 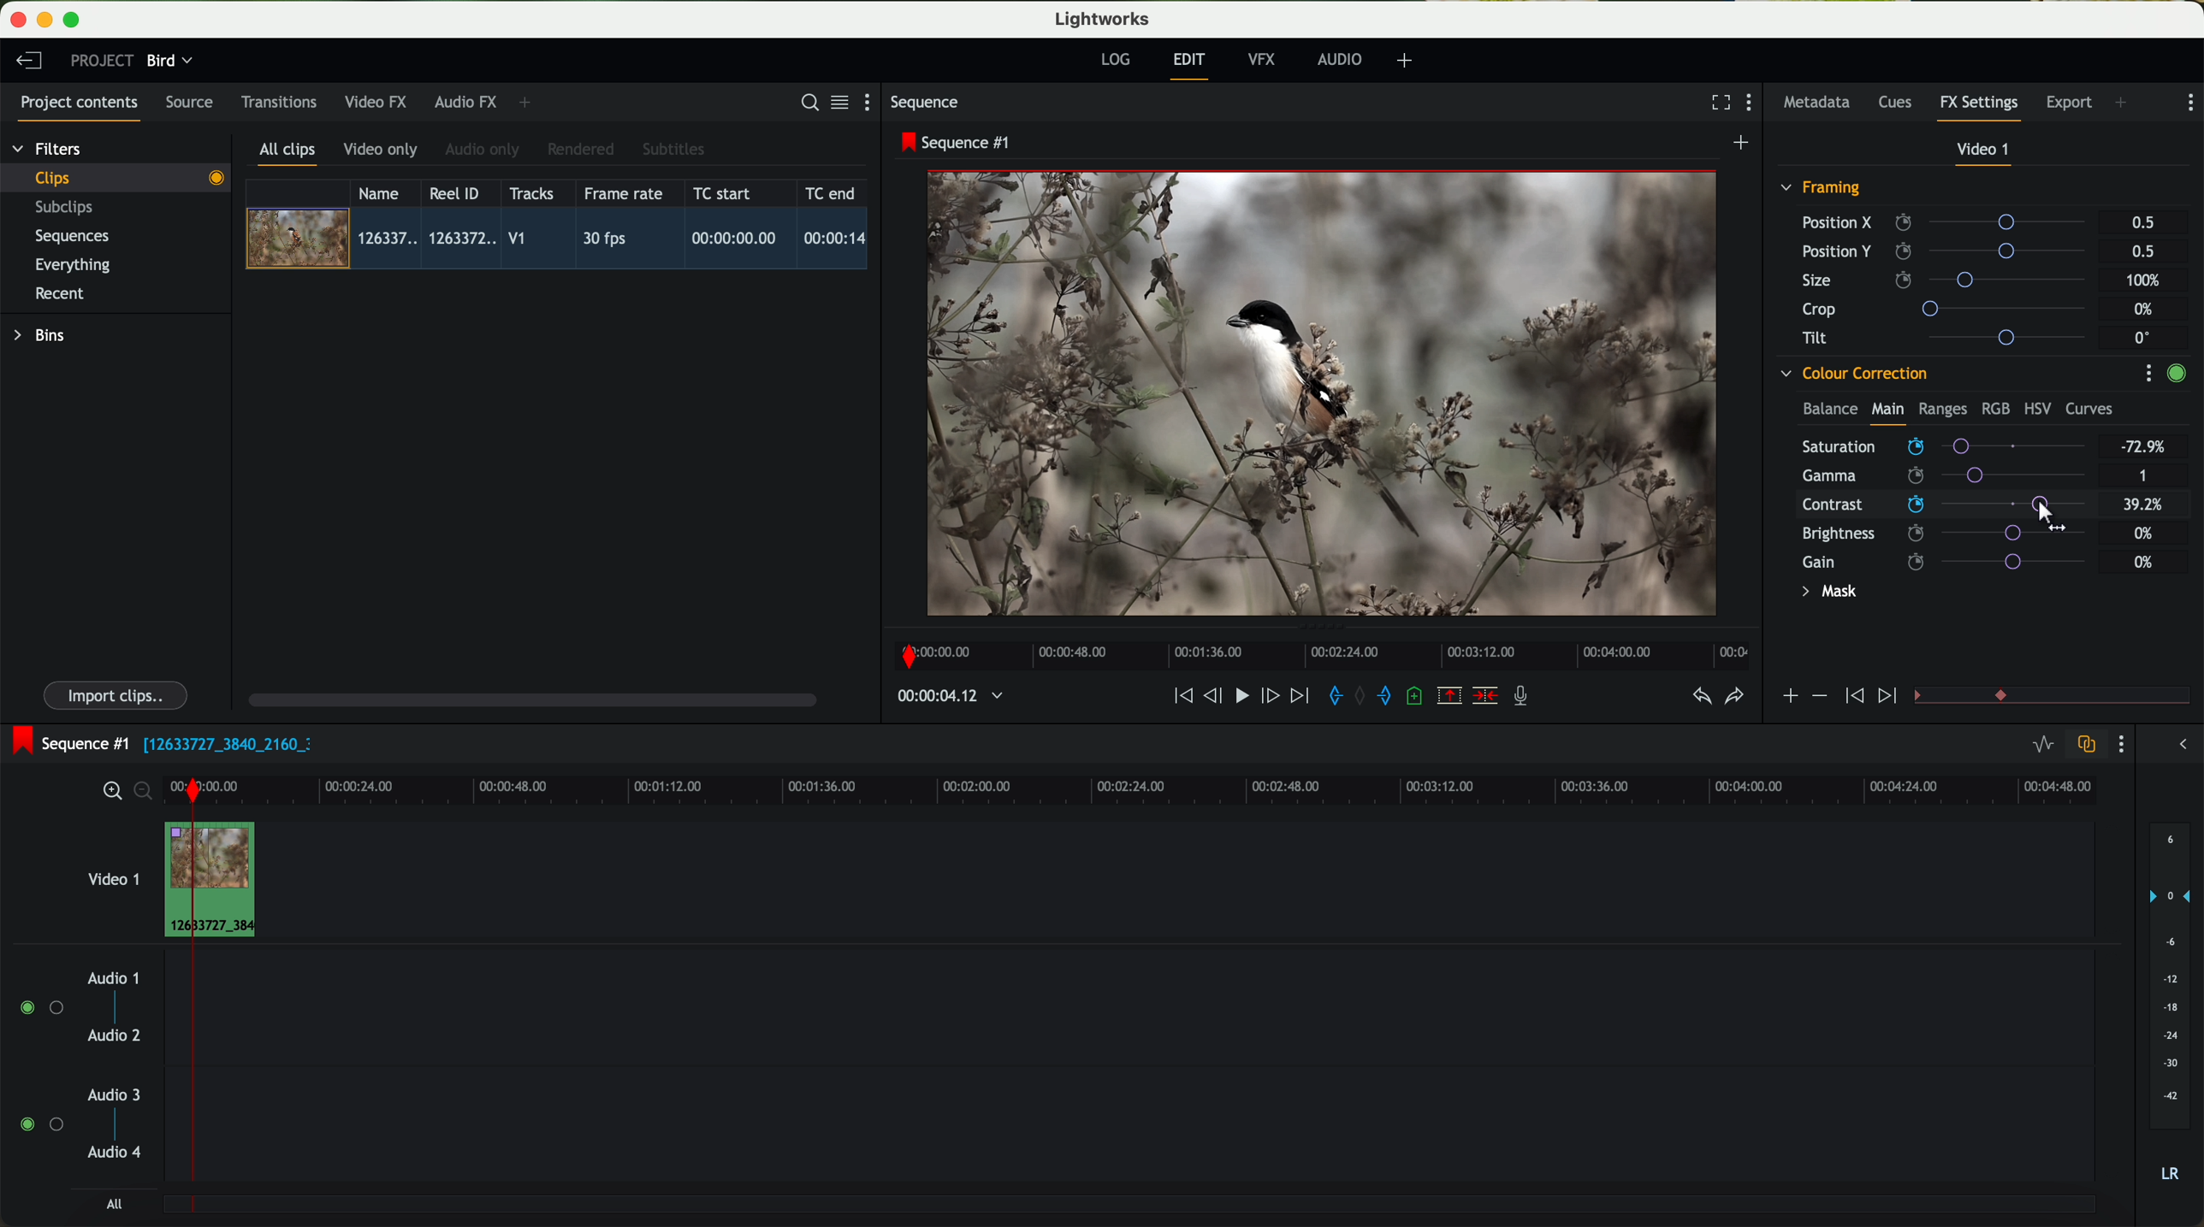 What do you see at coordinates (48, 21) in the screenshot?
I see `minimize program` at bounding box center [48, 21].